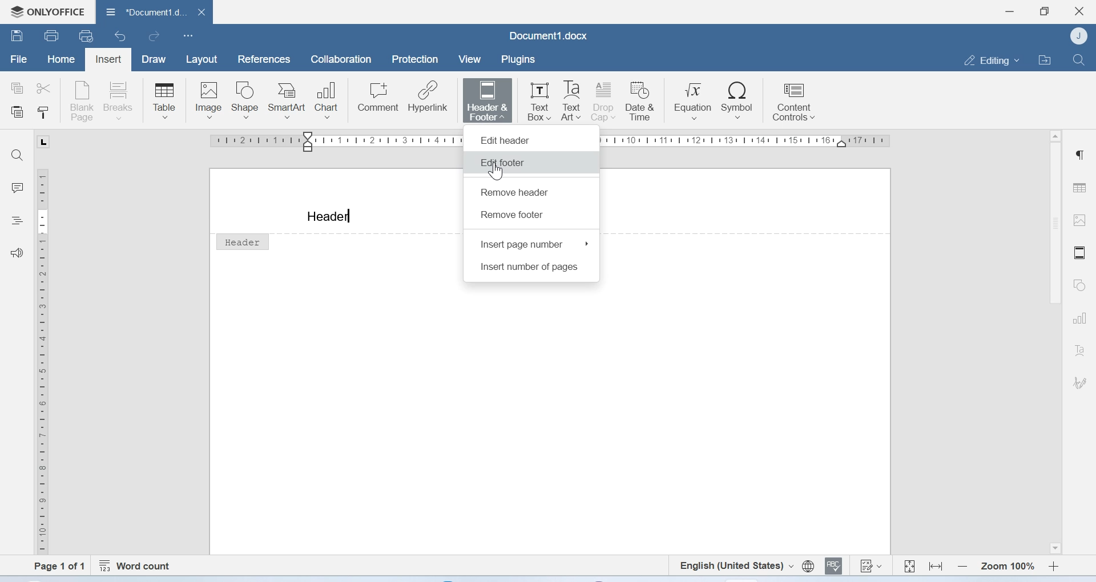 This screenshot has height=582, width=1096. What do you see at coordinates (154, 13) in the screenshot?
I see `Document1.docx` at bounding box center [154, 13].